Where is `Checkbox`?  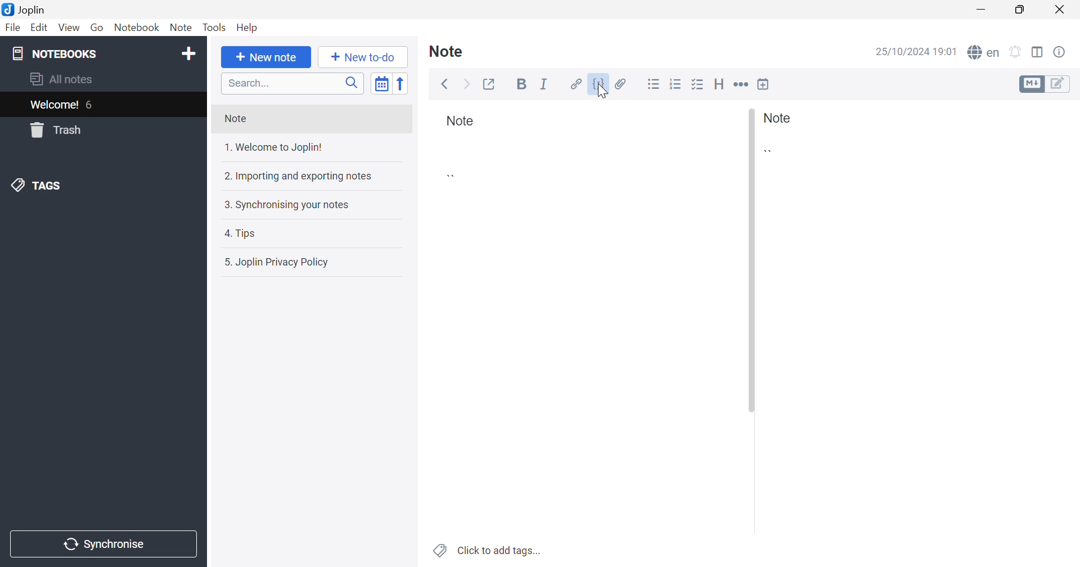 Checkbox is located at coordinates (697, 84).